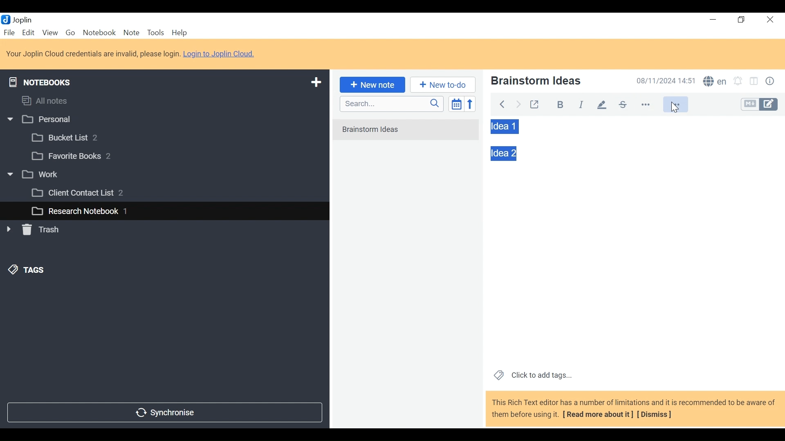 The width and height of the screenshot is (785, 441). What do you see at coordinates (222, 54) in the screenshot?
I see `Login to Joplin Cloud` at bounding box center [222, 54].